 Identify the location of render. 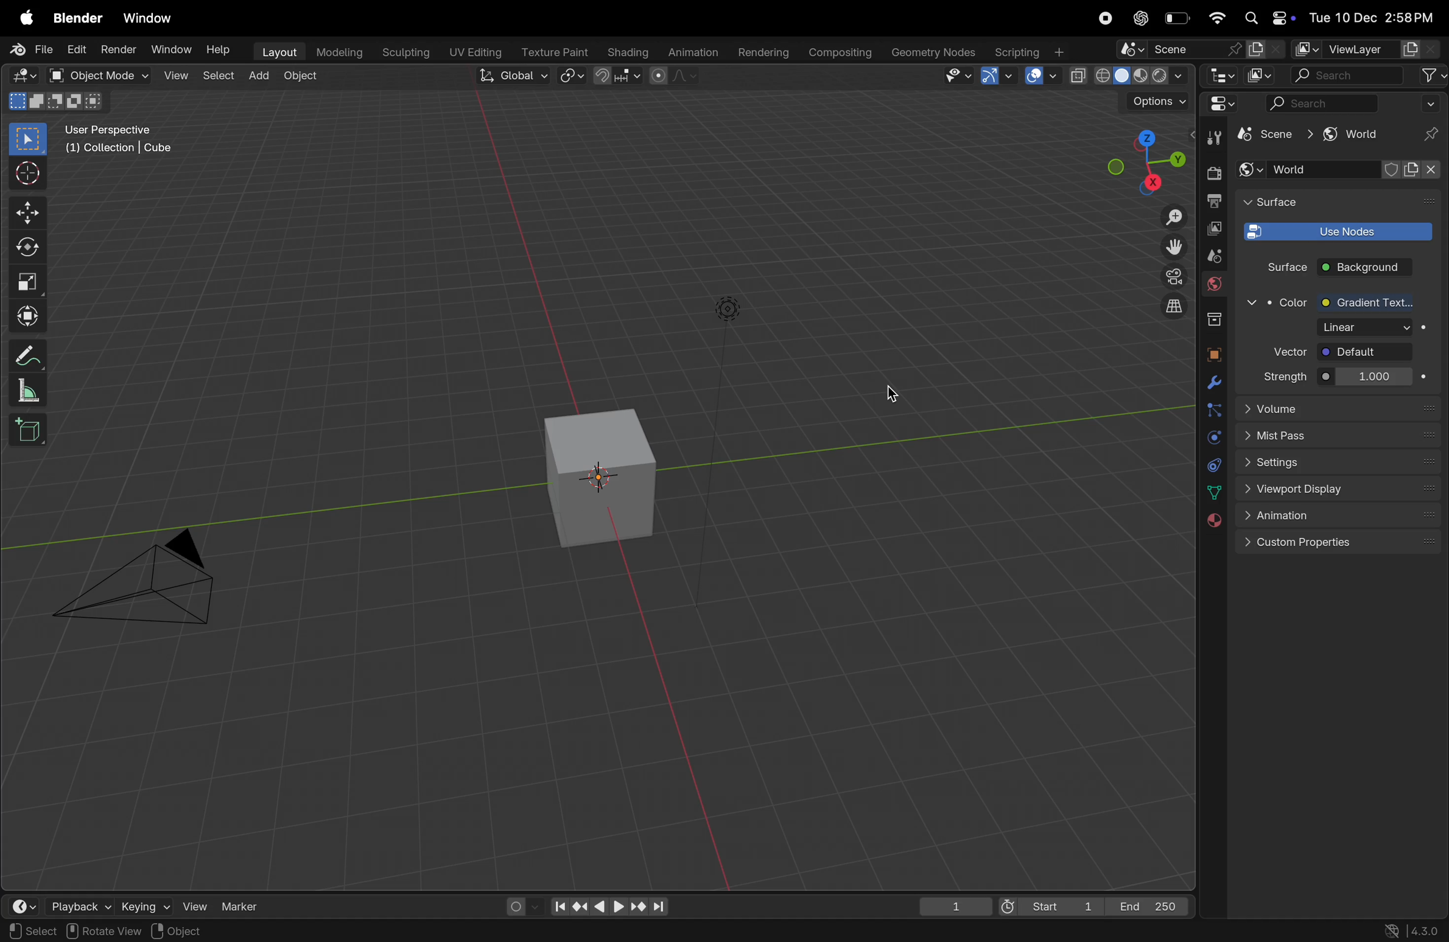
(1213, 173).